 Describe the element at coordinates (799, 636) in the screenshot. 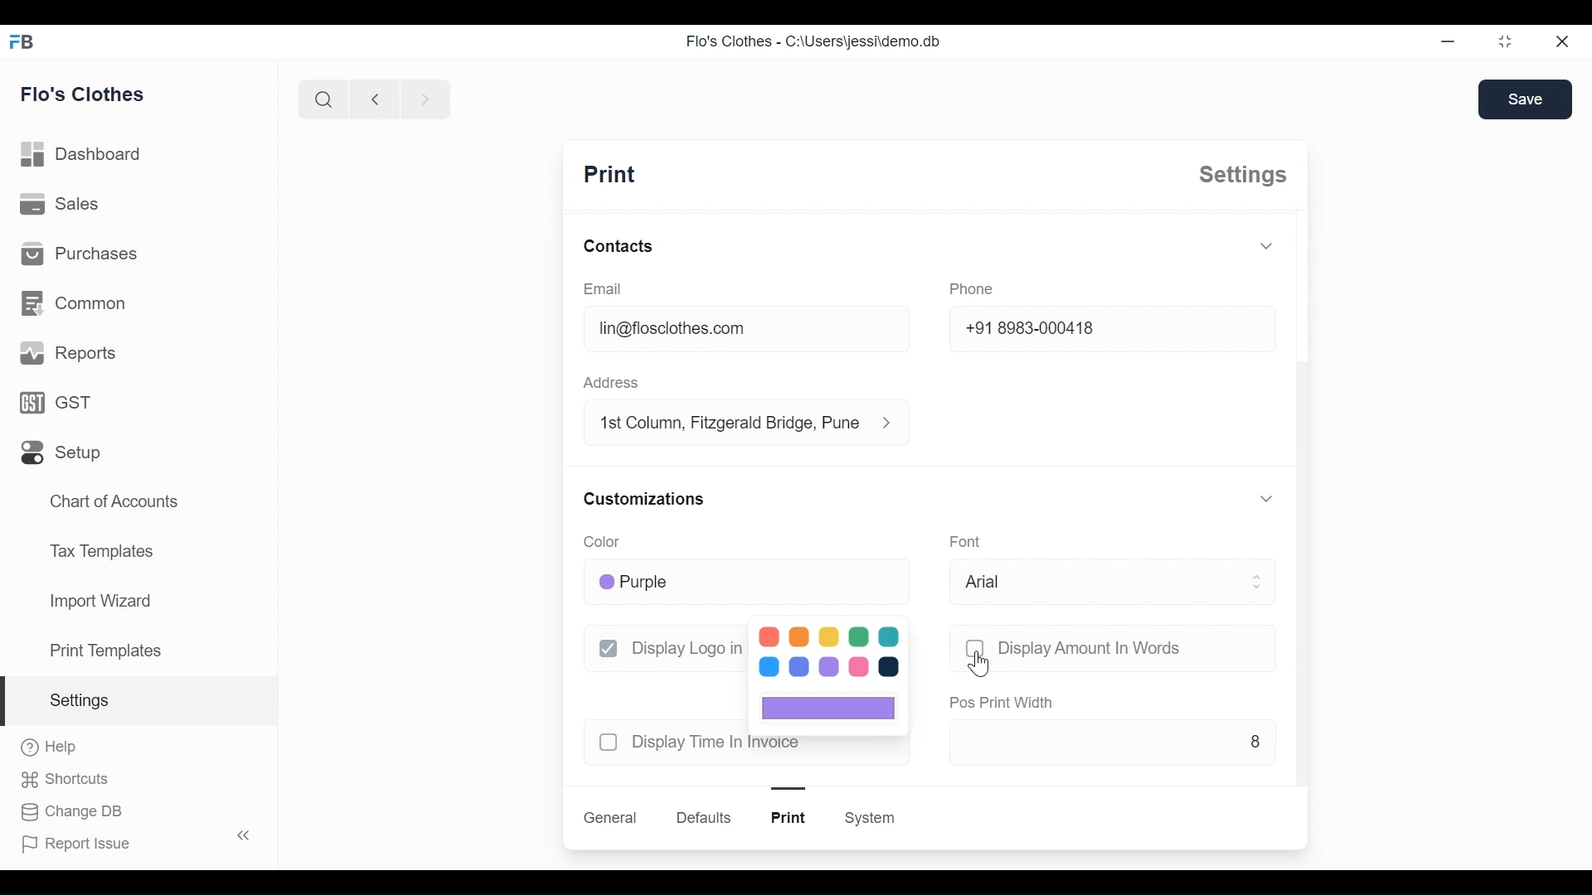

I see `color 2` at that location.